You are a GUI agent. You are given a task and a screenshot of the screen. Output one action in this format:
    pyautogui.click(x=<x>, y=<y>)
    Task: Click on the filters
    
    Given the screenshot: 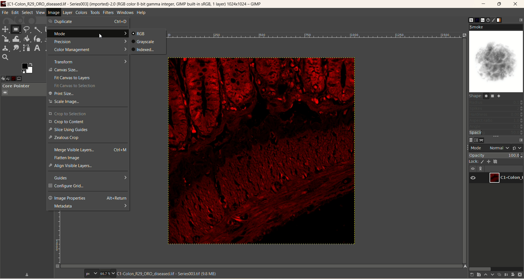 What is the action you would take?
    pyautogui.click(x=108, y=13)
    